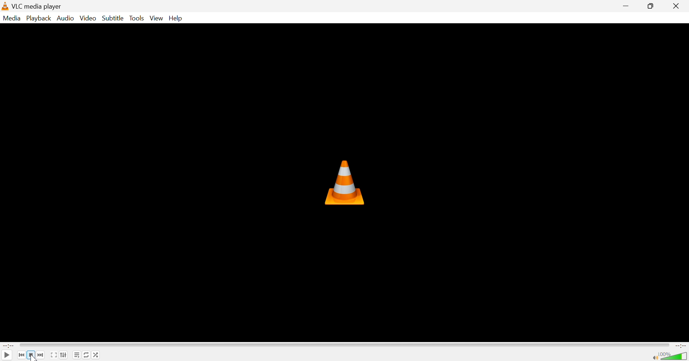 This screenshot has height=361, width=689. What do you see at coordinates (42, 355) in the screenshot?
I see `Next media in the playlist, skip forward when held` at bounding box center [42, 355].